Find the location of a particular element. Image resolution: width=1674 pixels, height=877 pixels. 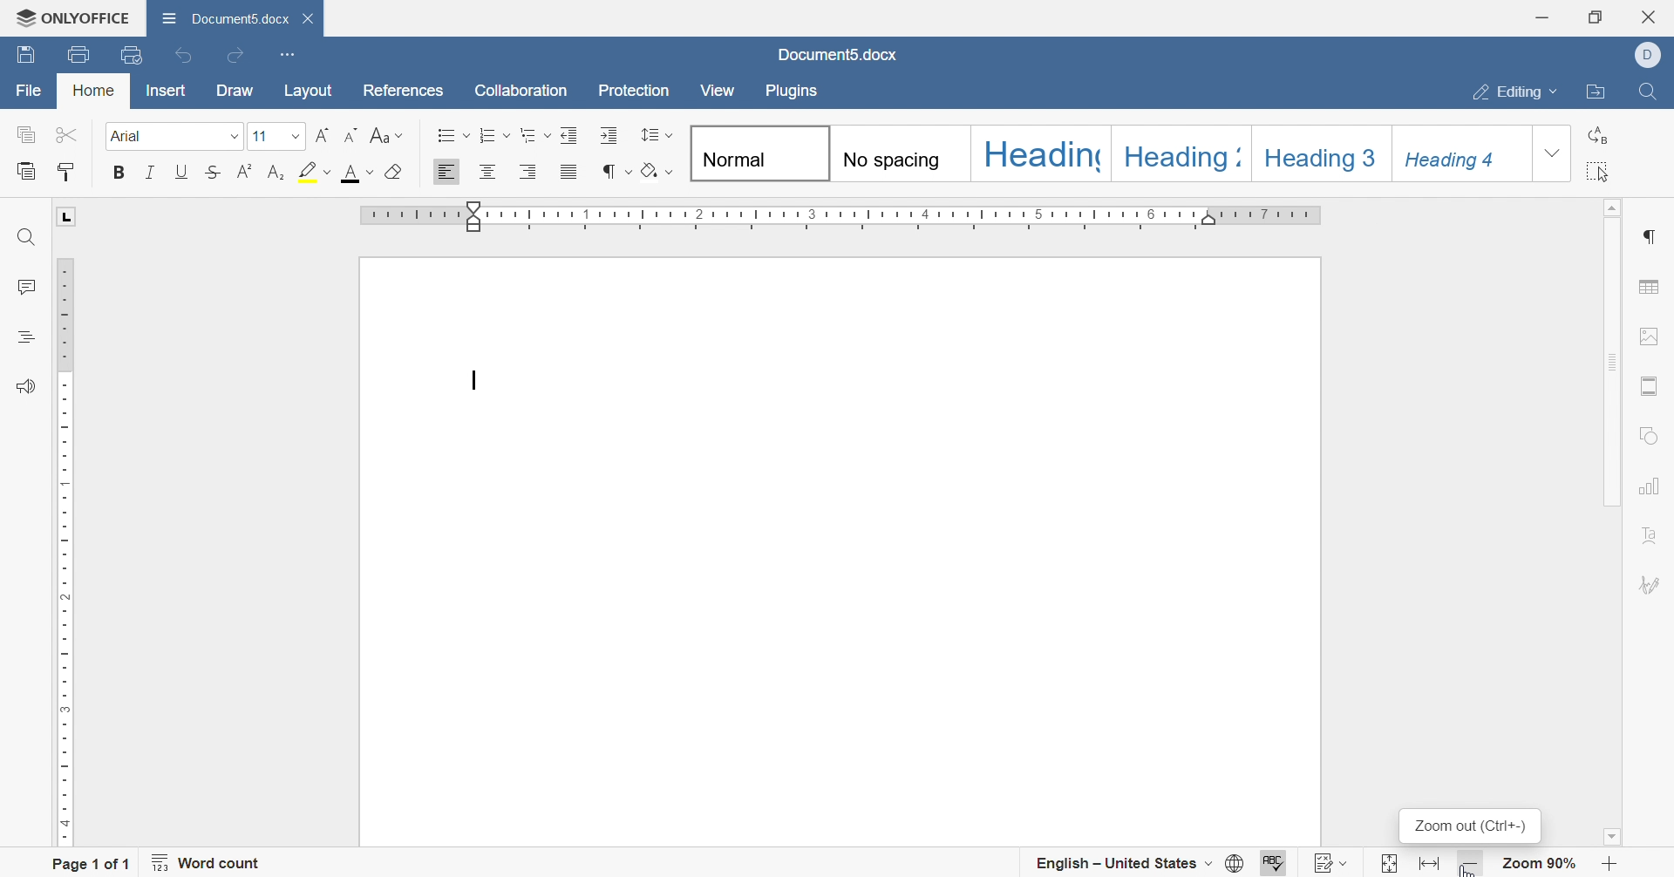

scroll up is located at coordinates (1614, 208).